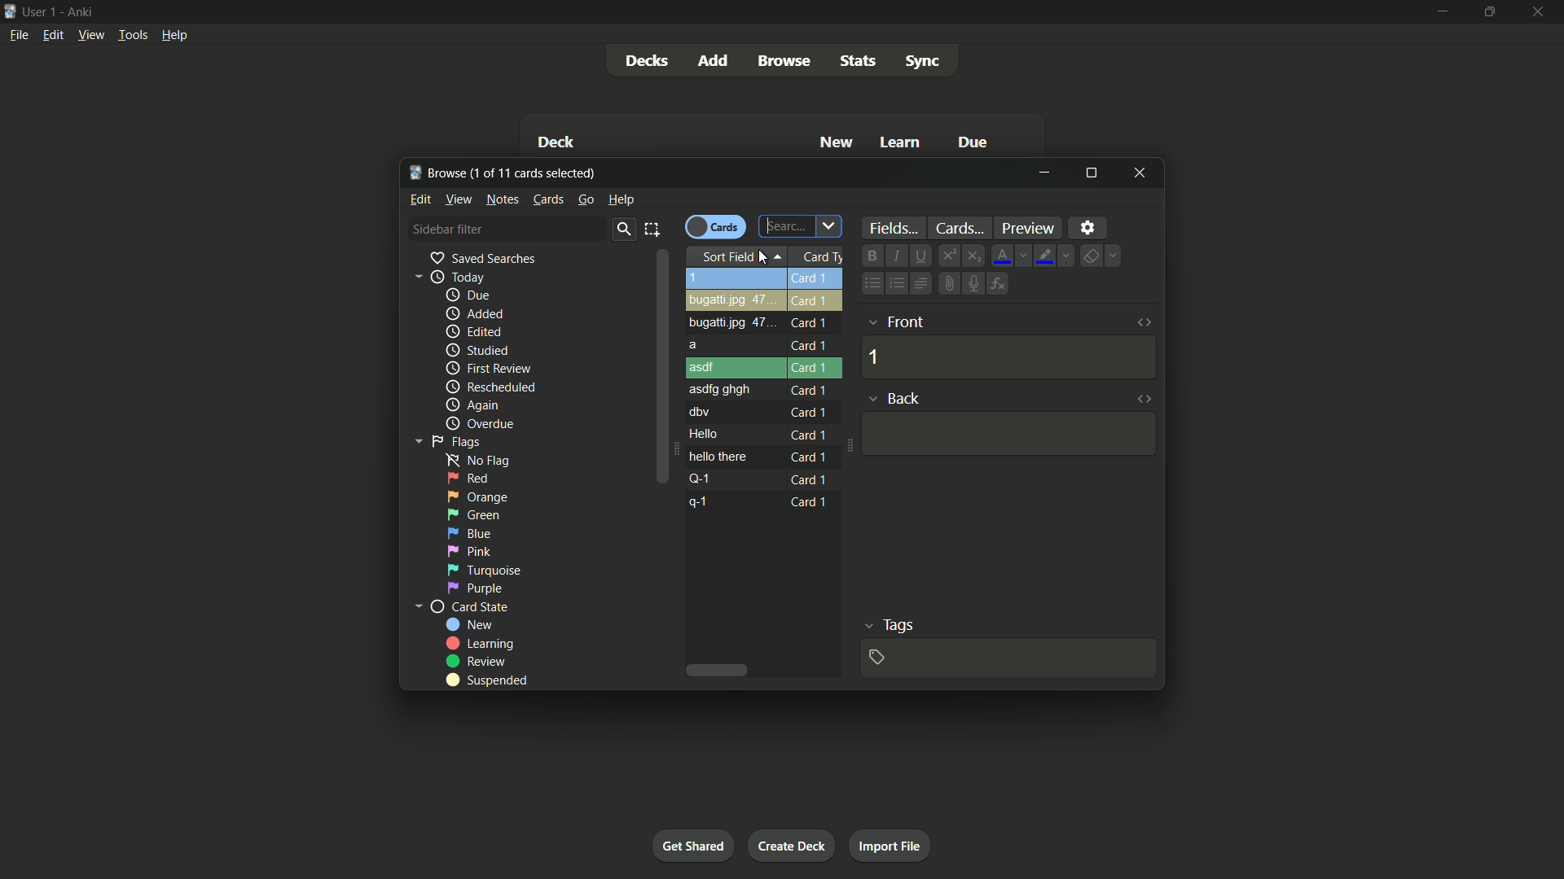  I want to click on sort field, so click(724, 257).